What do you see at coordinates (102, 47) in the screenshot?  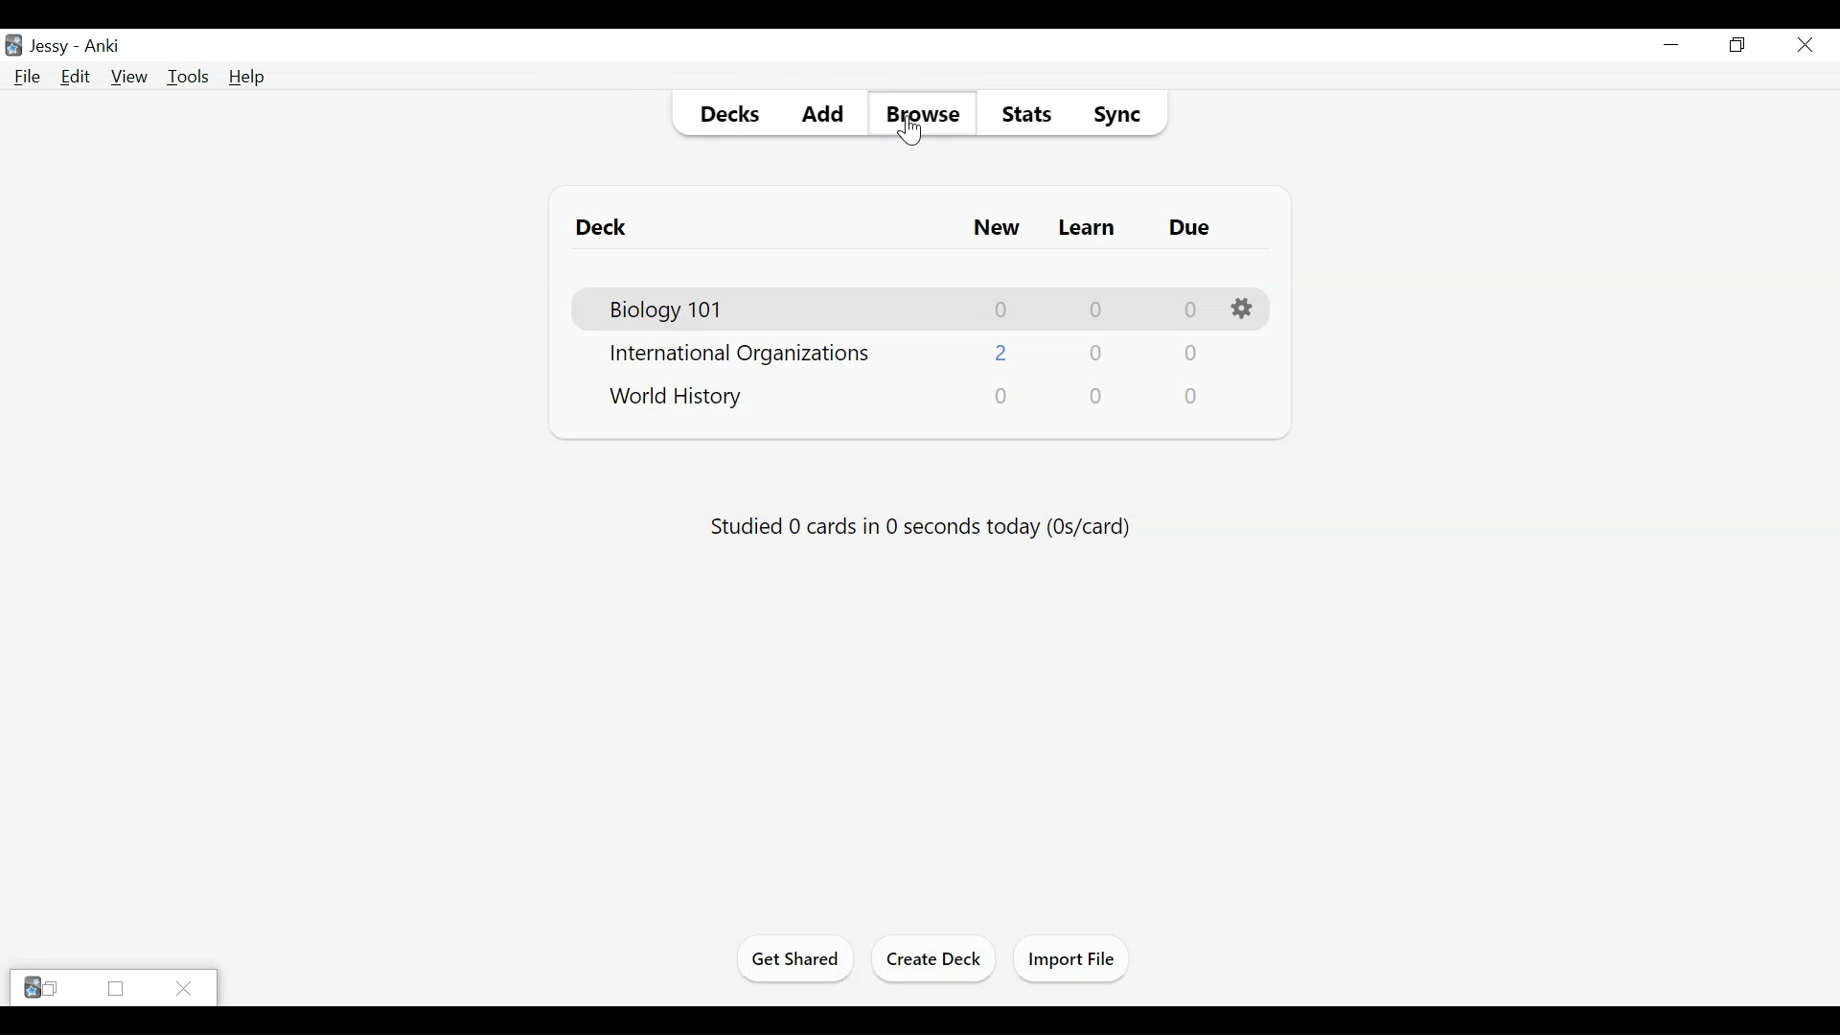 I see `Anki` at bounding box center [102, 47].